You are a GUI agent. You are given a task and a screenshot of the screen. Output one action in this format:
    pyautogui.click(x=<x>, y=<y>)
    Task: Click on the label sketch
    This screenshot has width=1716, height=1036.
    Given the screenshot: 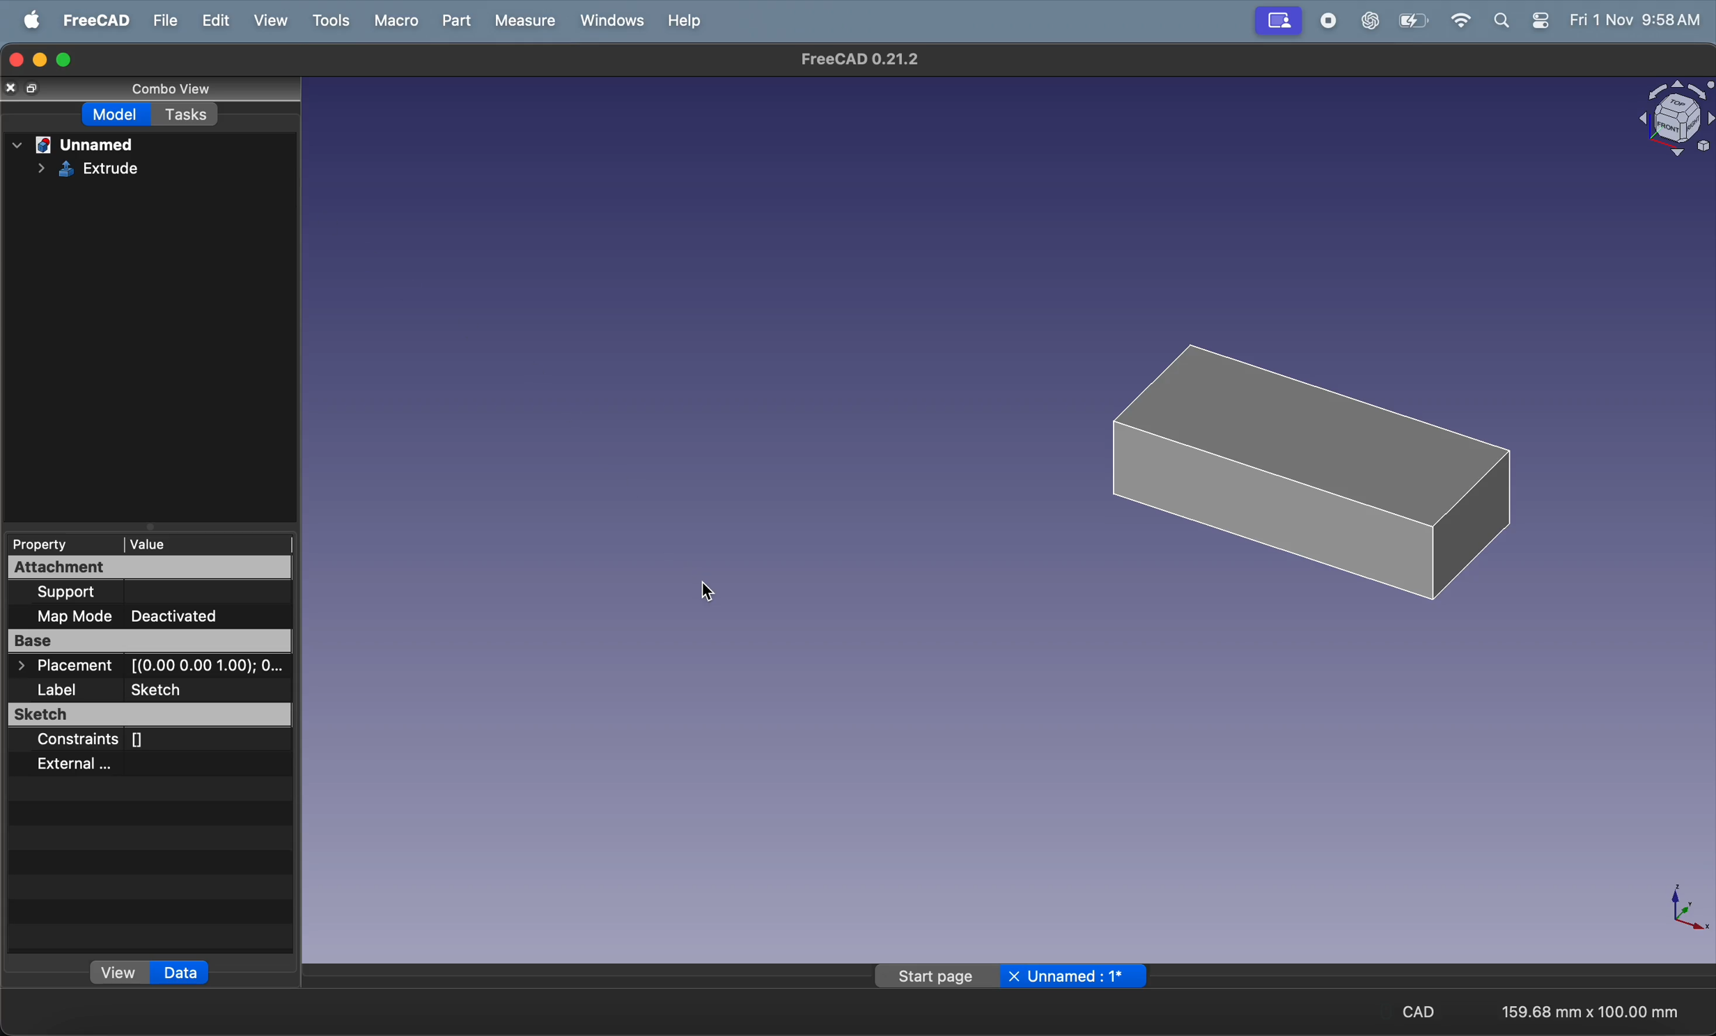 What is the action you would take?
    pyautogui.click(x=155, y=690)
    